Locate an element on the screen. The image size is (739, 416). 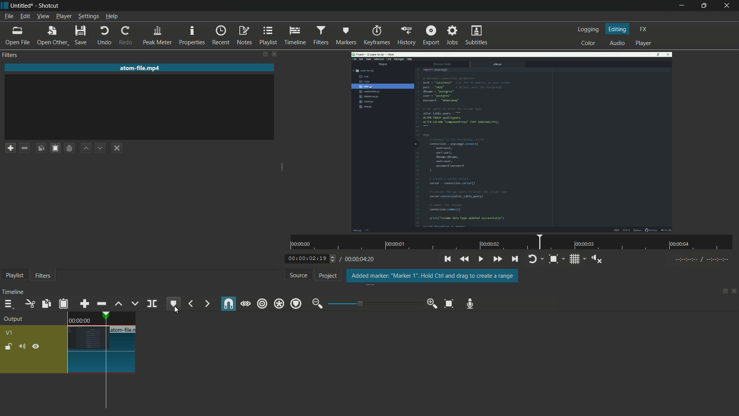
project is located at coordinates (328, 275).